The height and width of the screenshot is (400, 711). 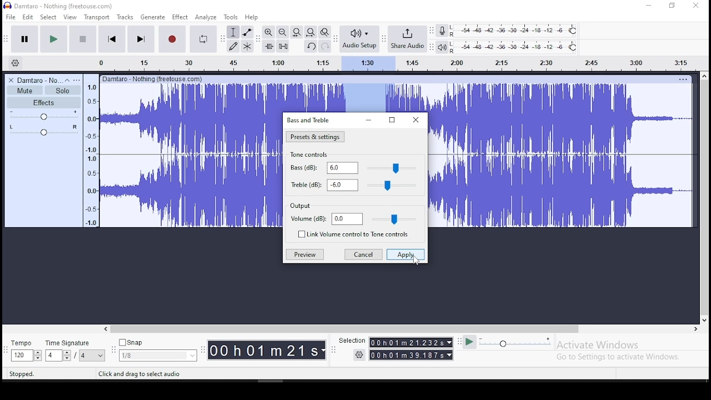 I want to click on record meter, so click(x=442, y=30).